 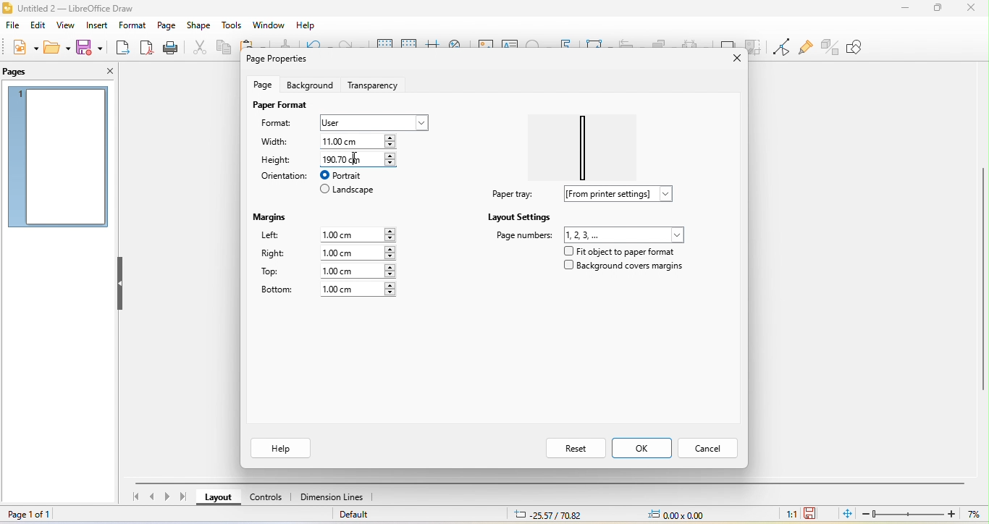 I want to click on open, so click(x=56, y=47).